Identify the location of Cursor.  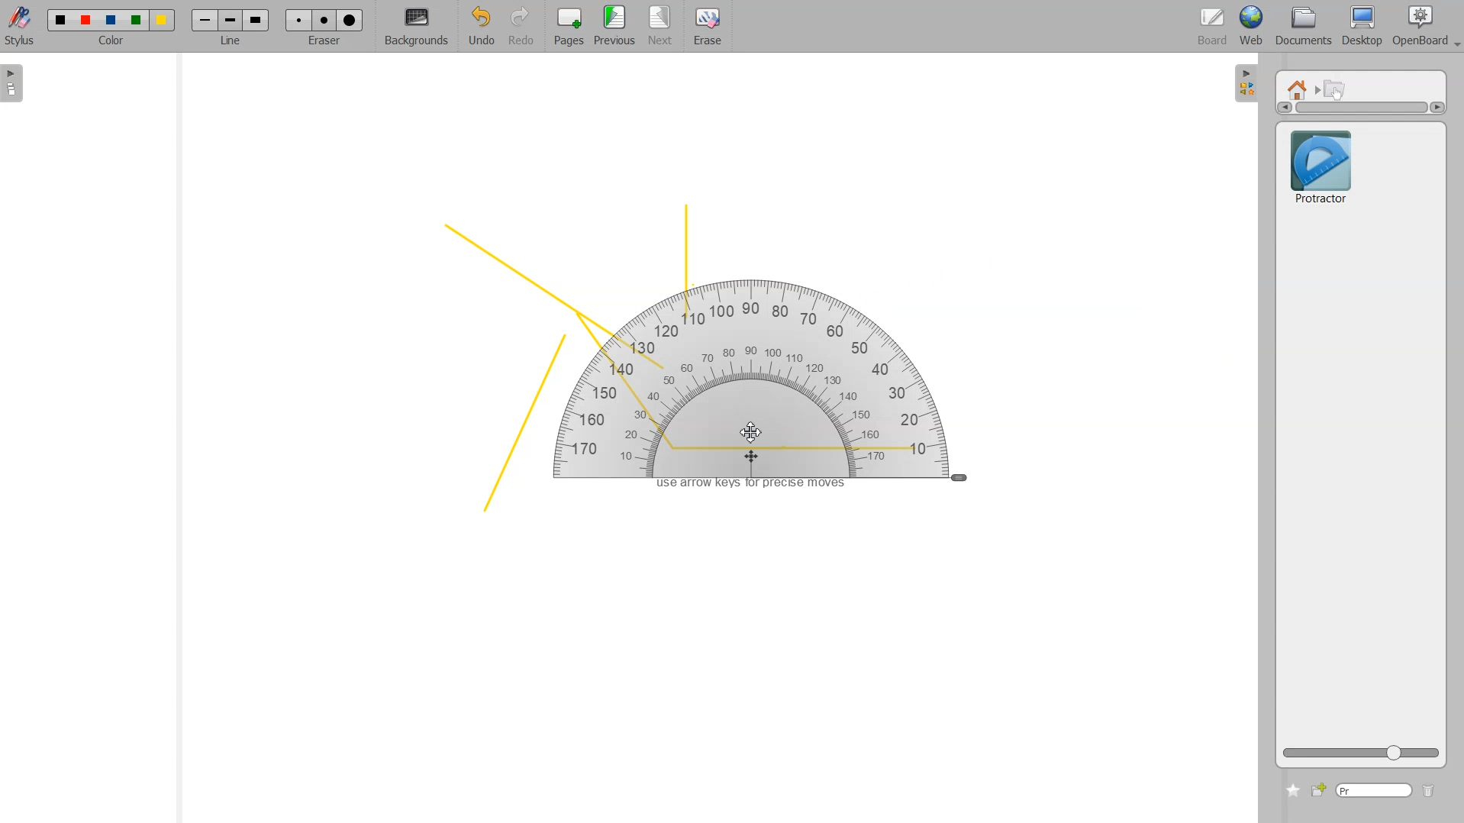
(750, 432).